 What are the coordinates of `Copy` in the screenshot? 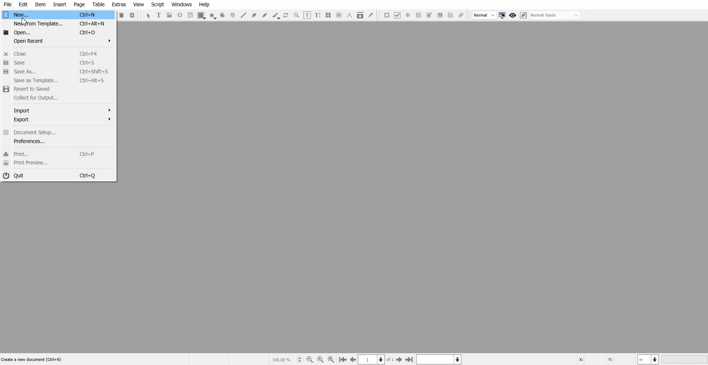 It's located at (122, 15).